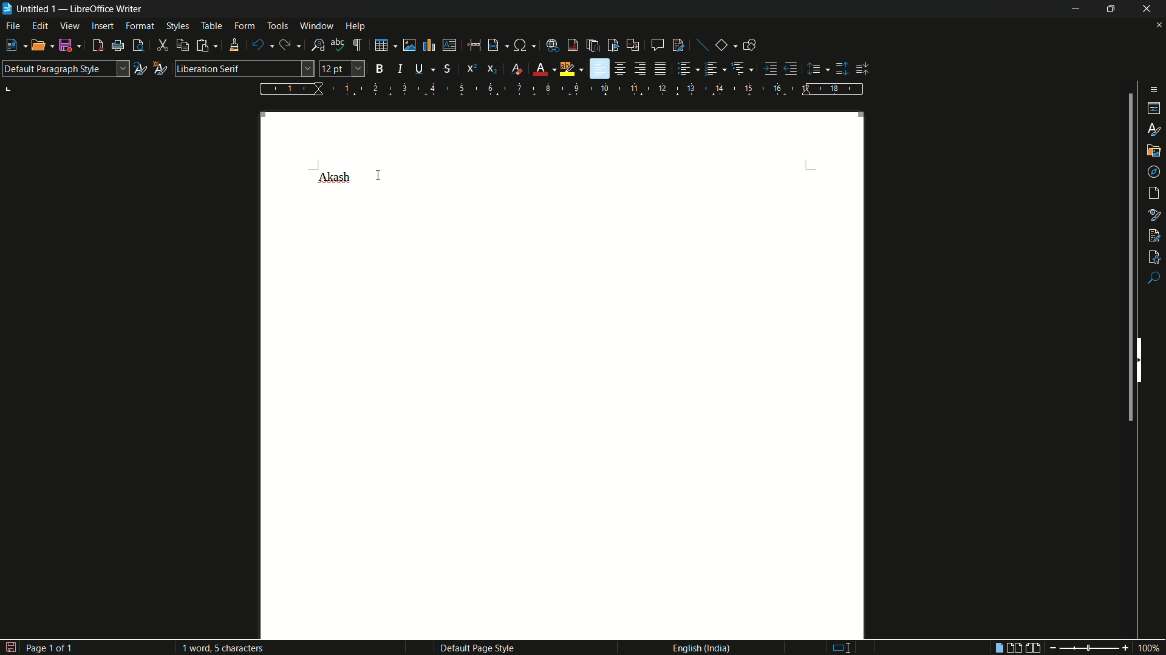 The width and height of the screenshot is (1166, 655). What do you see at coordinates (1034, 648) in the screenshot?
I see `book view` at bounding box center [1034, 648].